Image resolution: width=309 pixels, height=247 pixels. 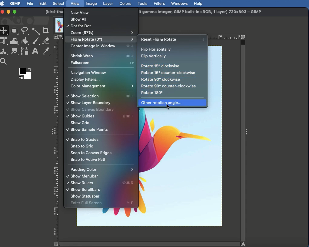 What do you see at coordinates (51, 132) in the screenshot?
I see `Show sidebar menu` at bounding box center [51, 132].